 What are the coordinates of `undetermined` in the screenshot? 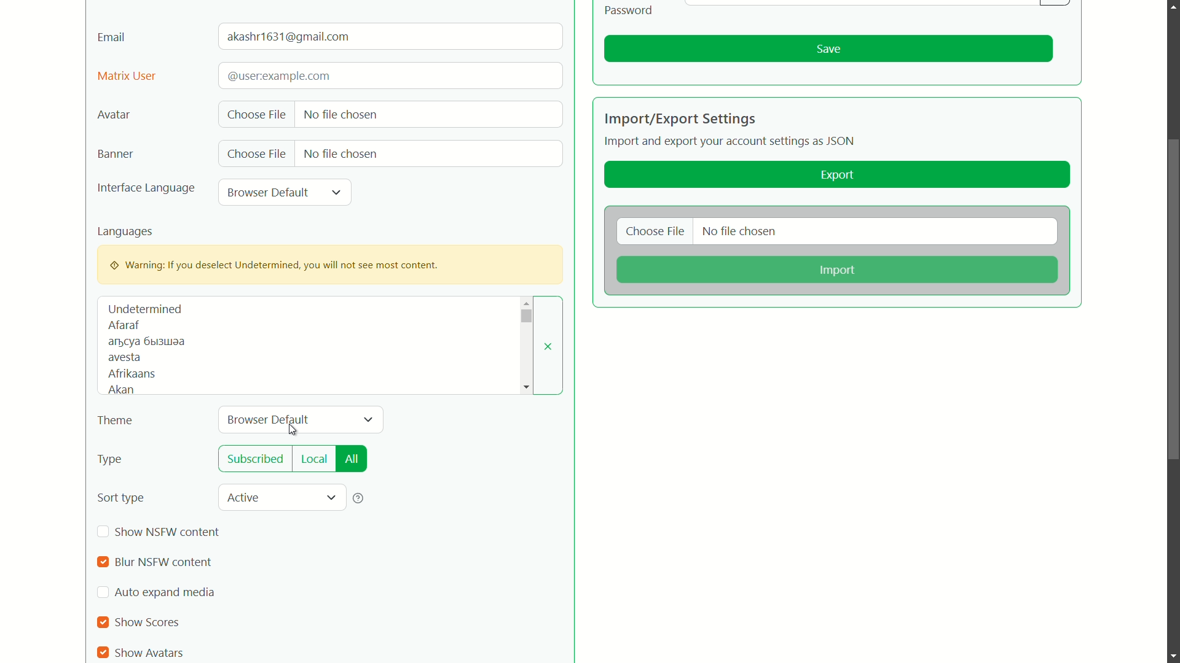 It's located at (145, 309).